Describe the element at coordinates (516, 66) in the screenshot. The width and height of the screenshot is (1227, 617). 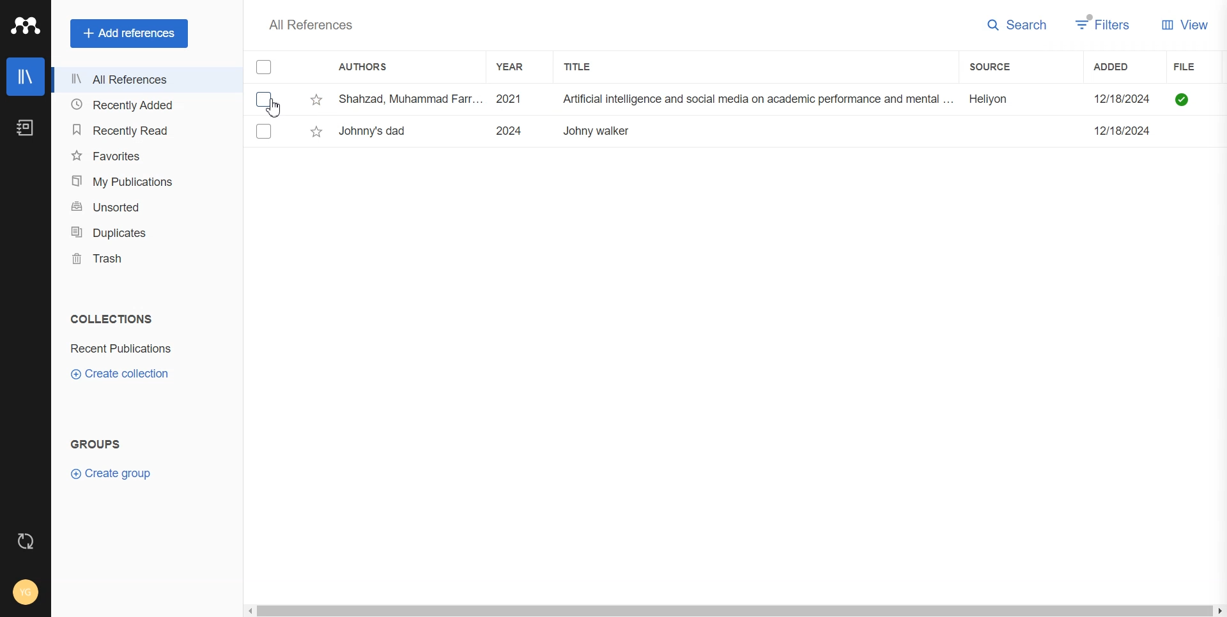
I see `Year` at that location.